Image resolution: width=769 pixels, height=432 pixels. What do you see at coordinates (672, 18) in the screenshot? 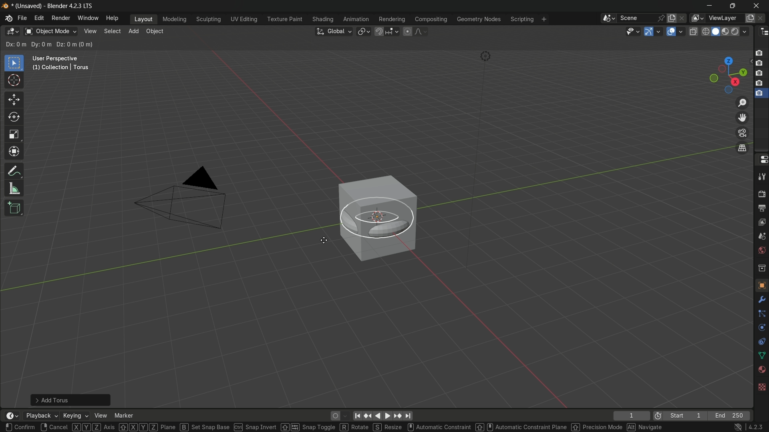
I see `add scene` at bounding box center [672, 18].